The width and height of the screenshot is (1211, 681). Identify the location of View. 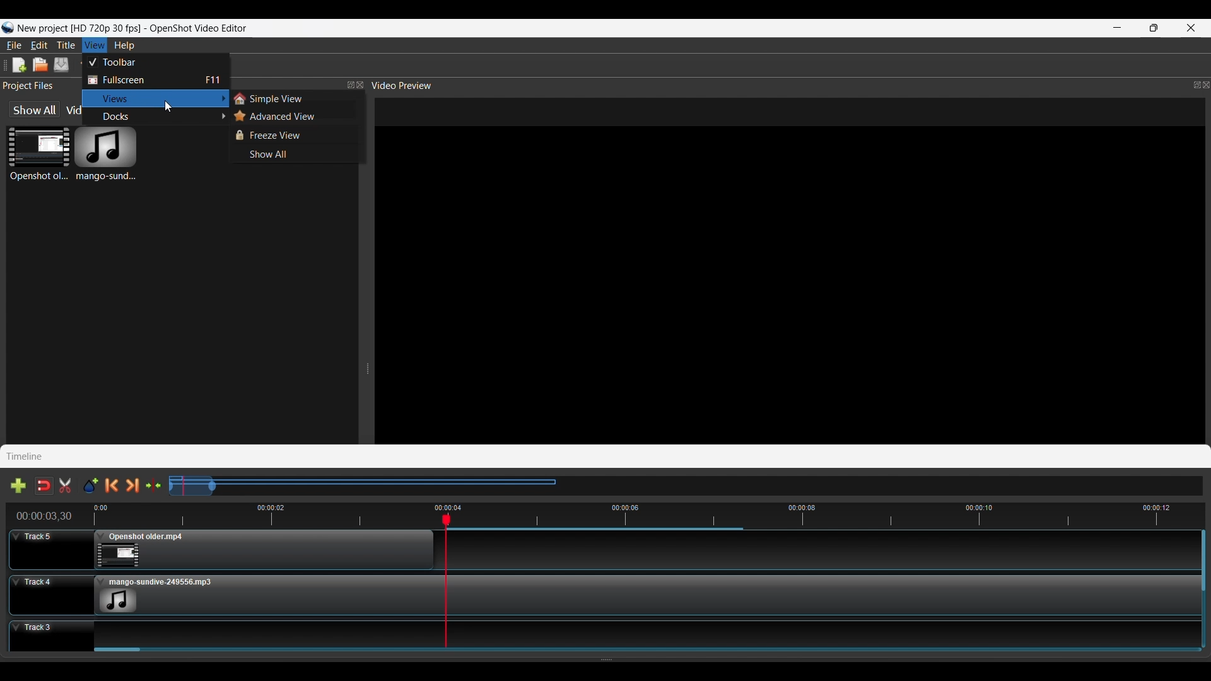
(95, 45).